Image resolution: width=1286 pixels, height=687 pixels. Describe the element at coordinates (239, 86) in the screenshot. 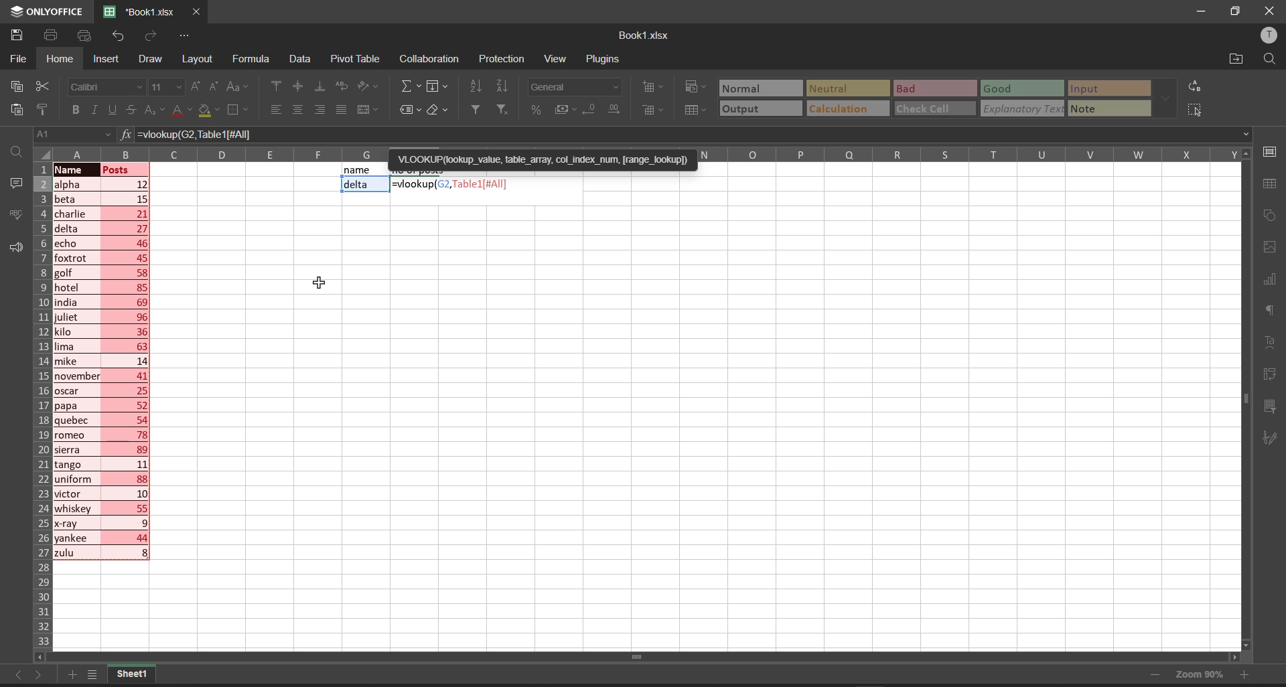

I see `change case` at that location.